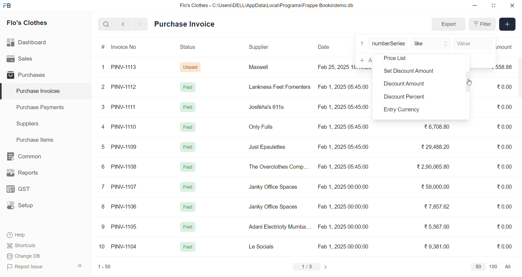  I want to click on Flo's Clothes - C:\Users\DELL\AppData\Local\Programs\Frappe Books\demo.db, so click(267, 5).